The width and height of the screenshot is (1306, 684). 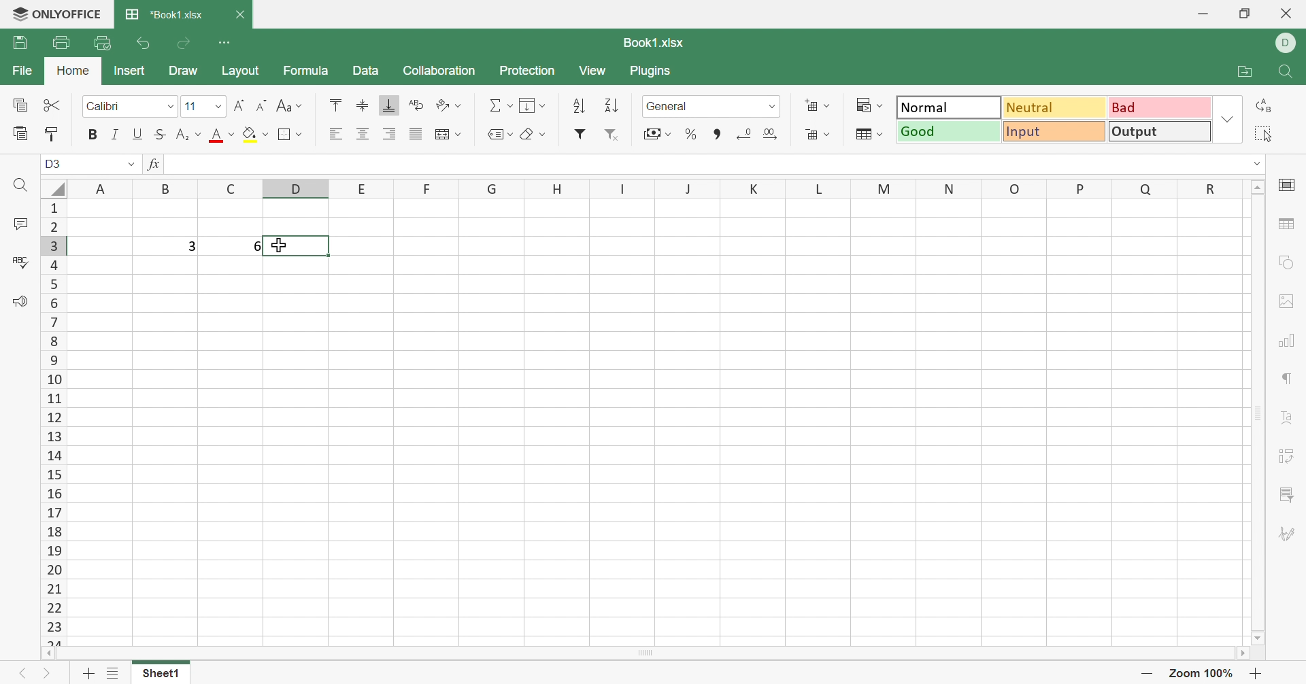 I want to click on Align top, so click(x=335, y=105).